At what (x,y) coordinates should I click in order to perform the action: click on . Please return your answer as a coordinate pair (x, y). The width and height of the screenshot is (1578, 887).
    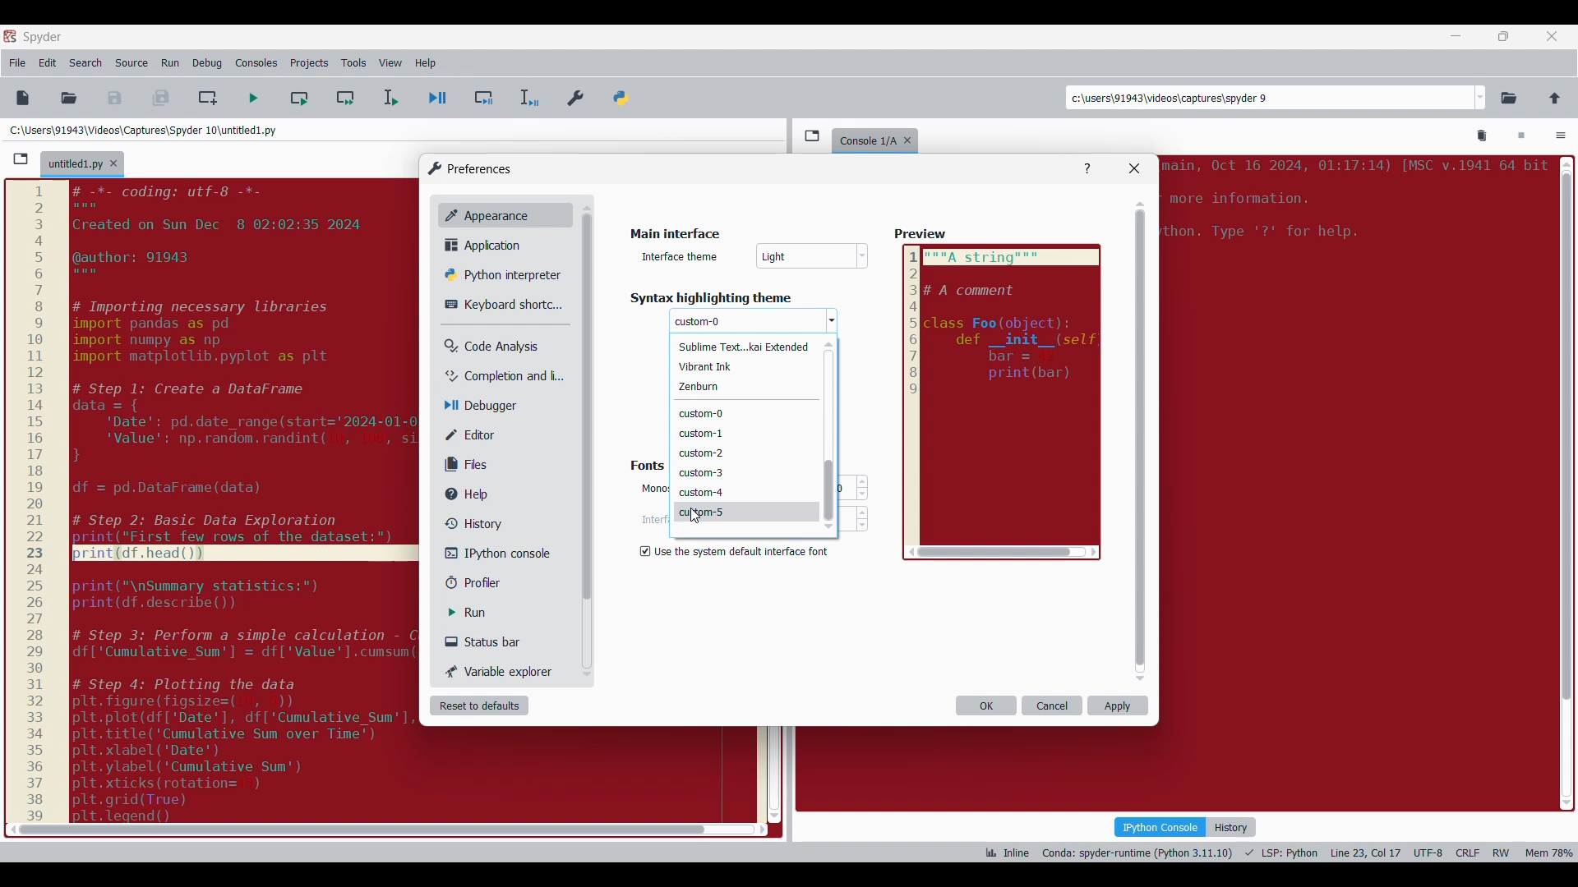
    Looking at the image, I should click on (585, 411).